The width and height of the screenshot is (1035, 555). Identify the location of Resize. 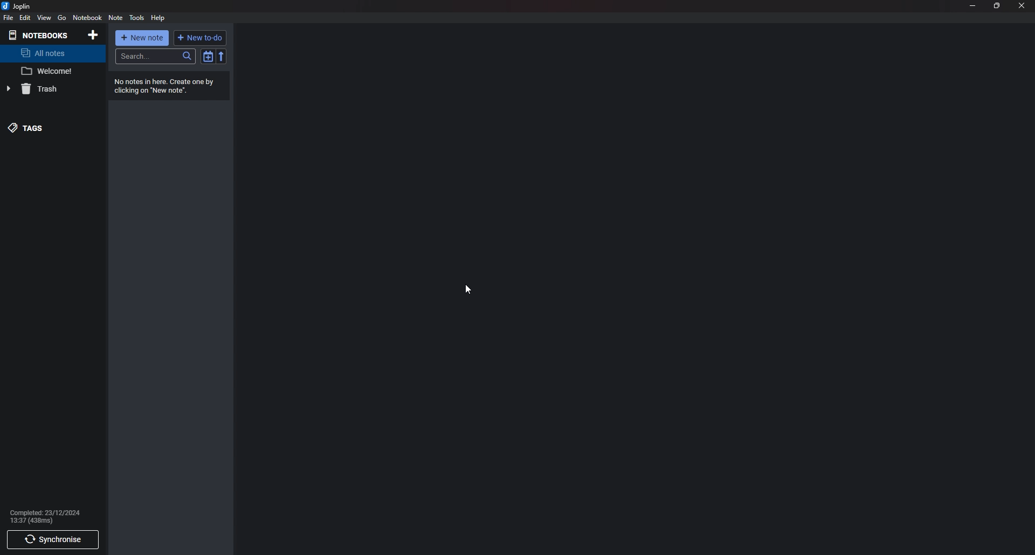
(997, 6).